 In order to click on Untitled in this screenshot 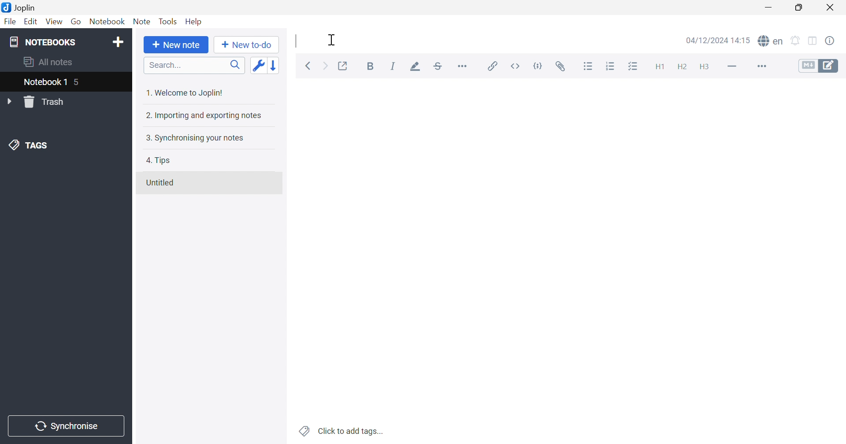, I will do `click(160, 183)`.